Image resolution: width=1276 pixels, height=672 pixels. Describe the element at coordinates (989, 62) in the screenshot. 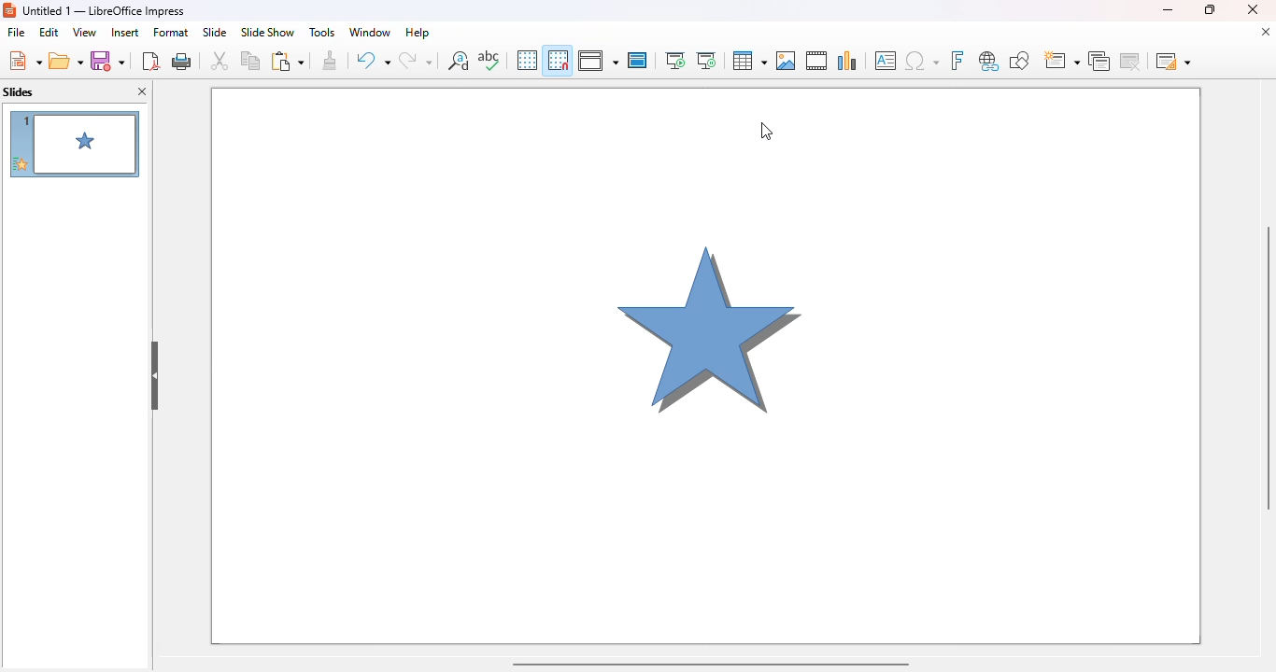

I see `insert hyperlink` at that location.